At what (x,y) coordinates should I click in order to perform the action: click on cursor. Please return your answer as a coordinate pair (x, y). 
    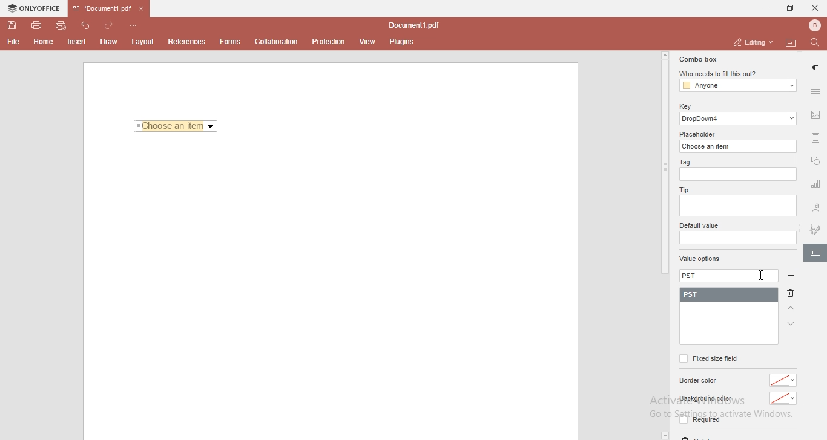
    Looking at the image, I should click on (762, 274).